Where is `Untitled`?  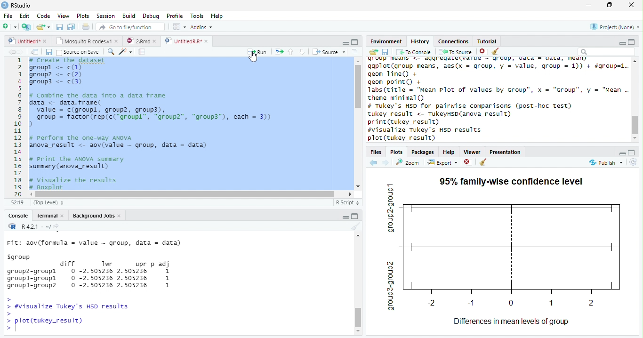 Untitled is located at coordinates (28, 41).